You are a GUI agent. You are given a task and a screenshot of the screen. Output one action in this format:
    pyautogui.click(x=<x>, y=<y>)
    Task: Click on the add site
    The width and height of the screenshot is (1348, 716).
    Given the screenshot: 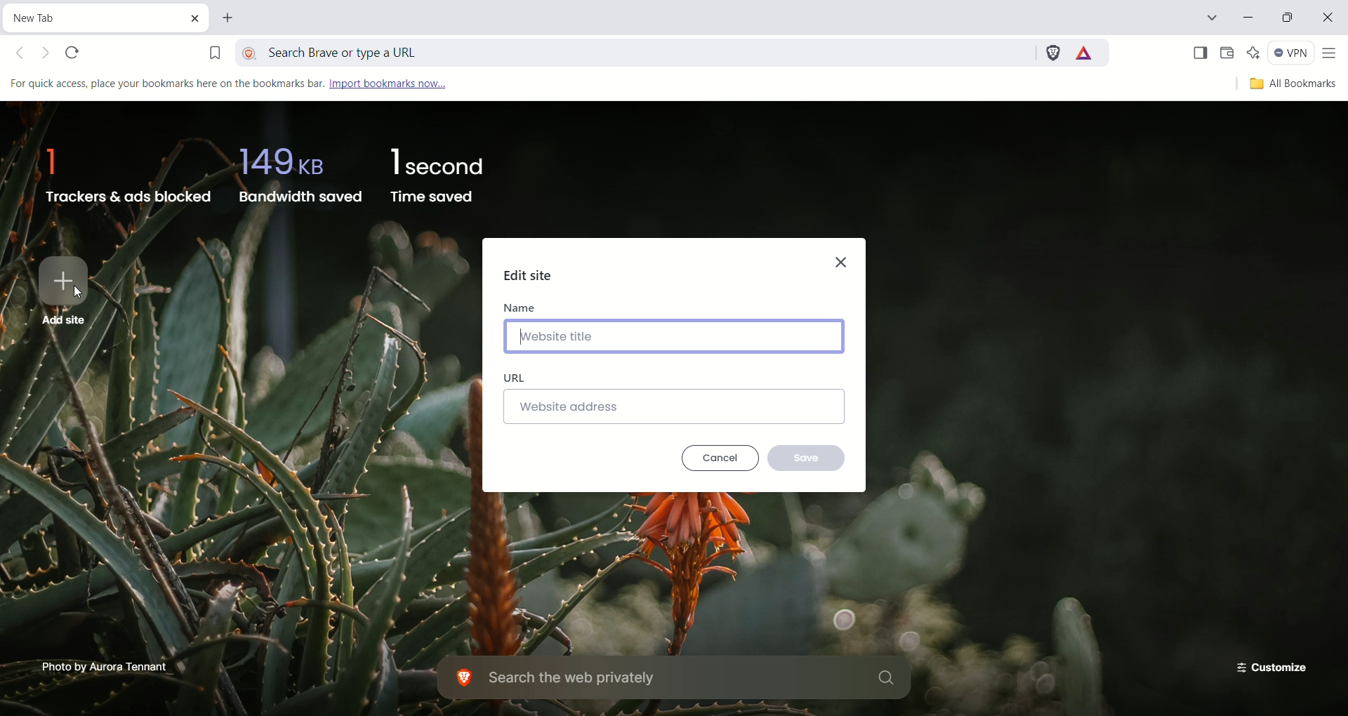 What is the action you would take?
    pyautogui.click(x=62, y=290)
    